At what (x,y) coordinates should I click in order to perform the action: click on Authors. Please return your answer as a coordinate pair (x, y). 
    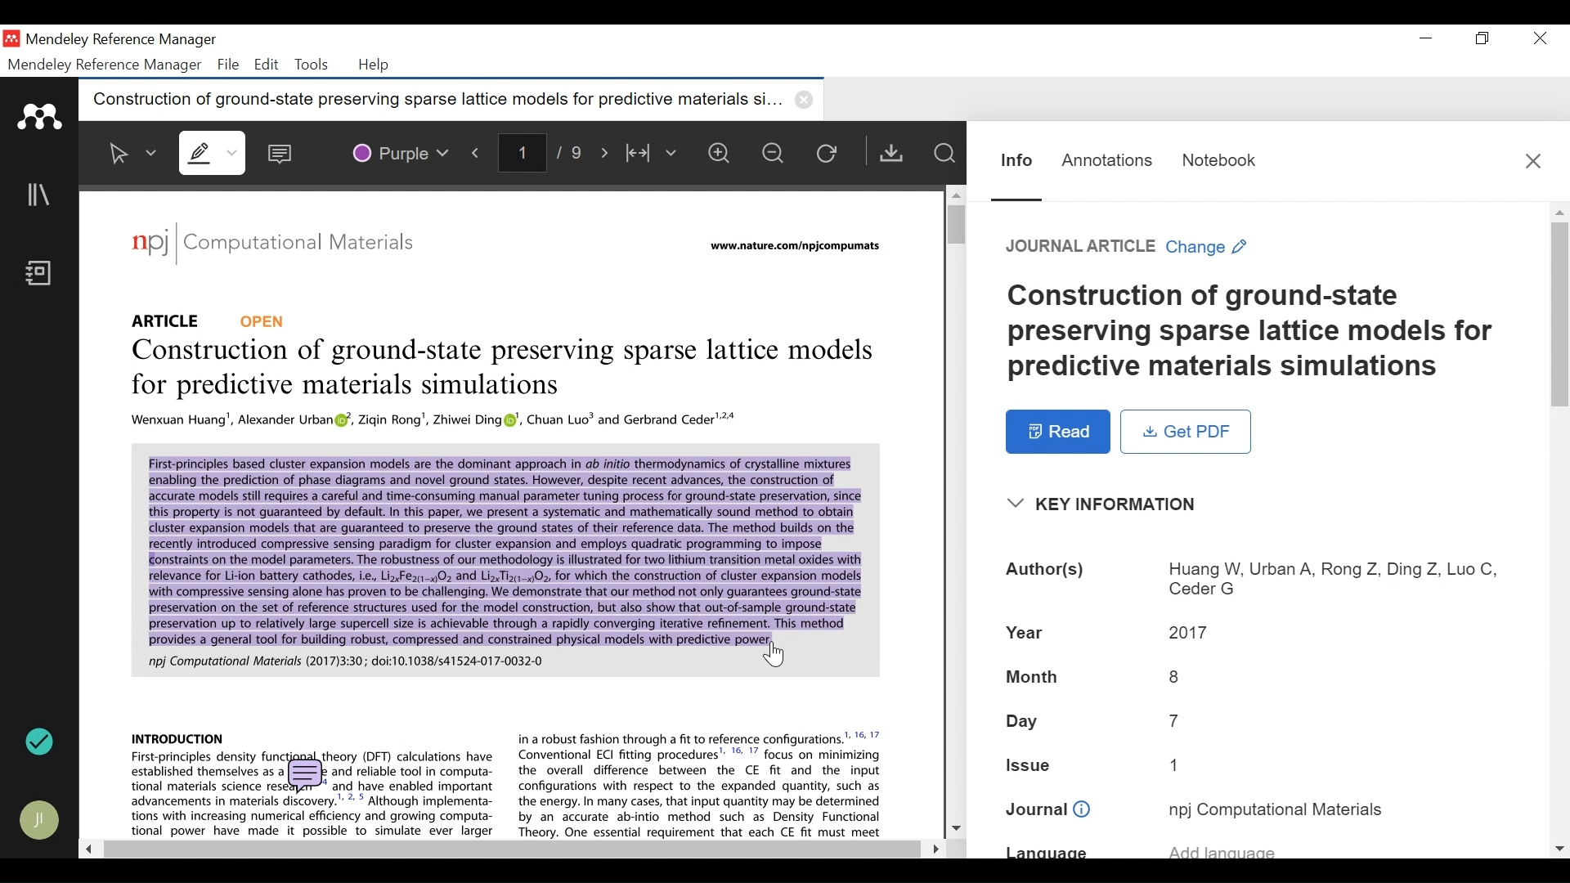
    Looking at the image, I should click on (1331, 580).